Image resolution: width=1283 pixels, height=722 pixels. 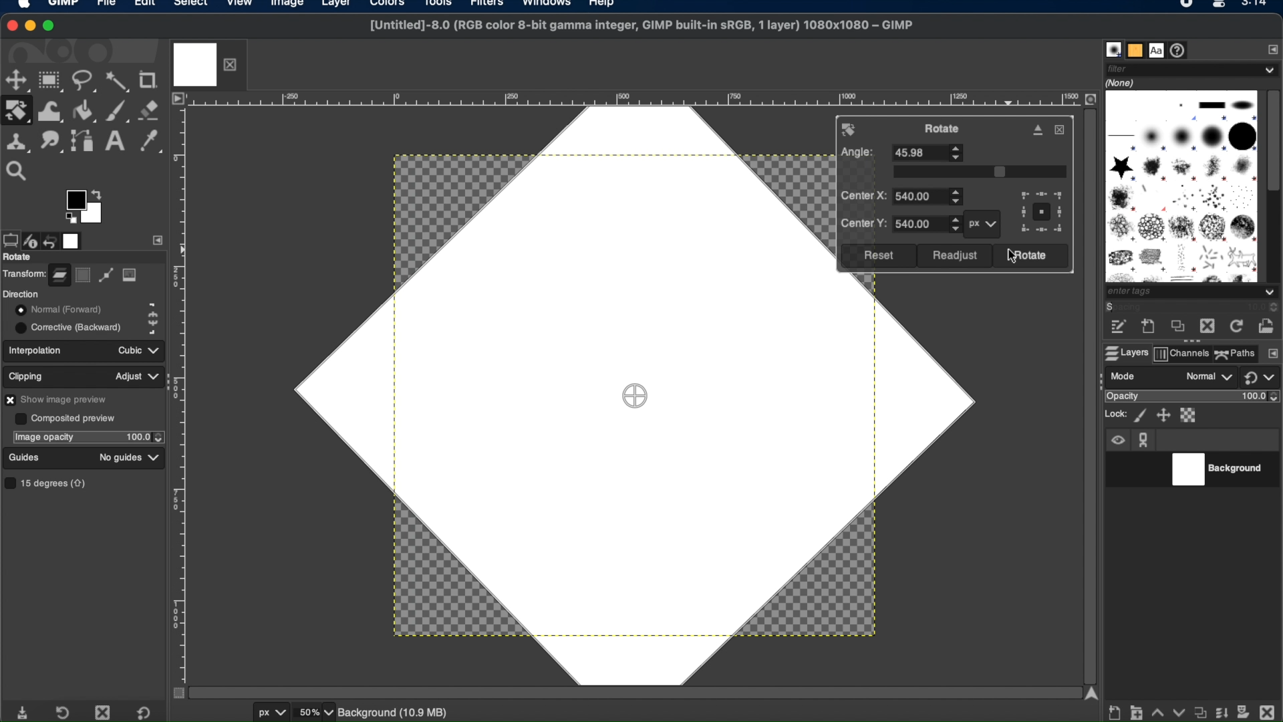 I want to click on merge layer and properties, so click(x=1220, y=709).